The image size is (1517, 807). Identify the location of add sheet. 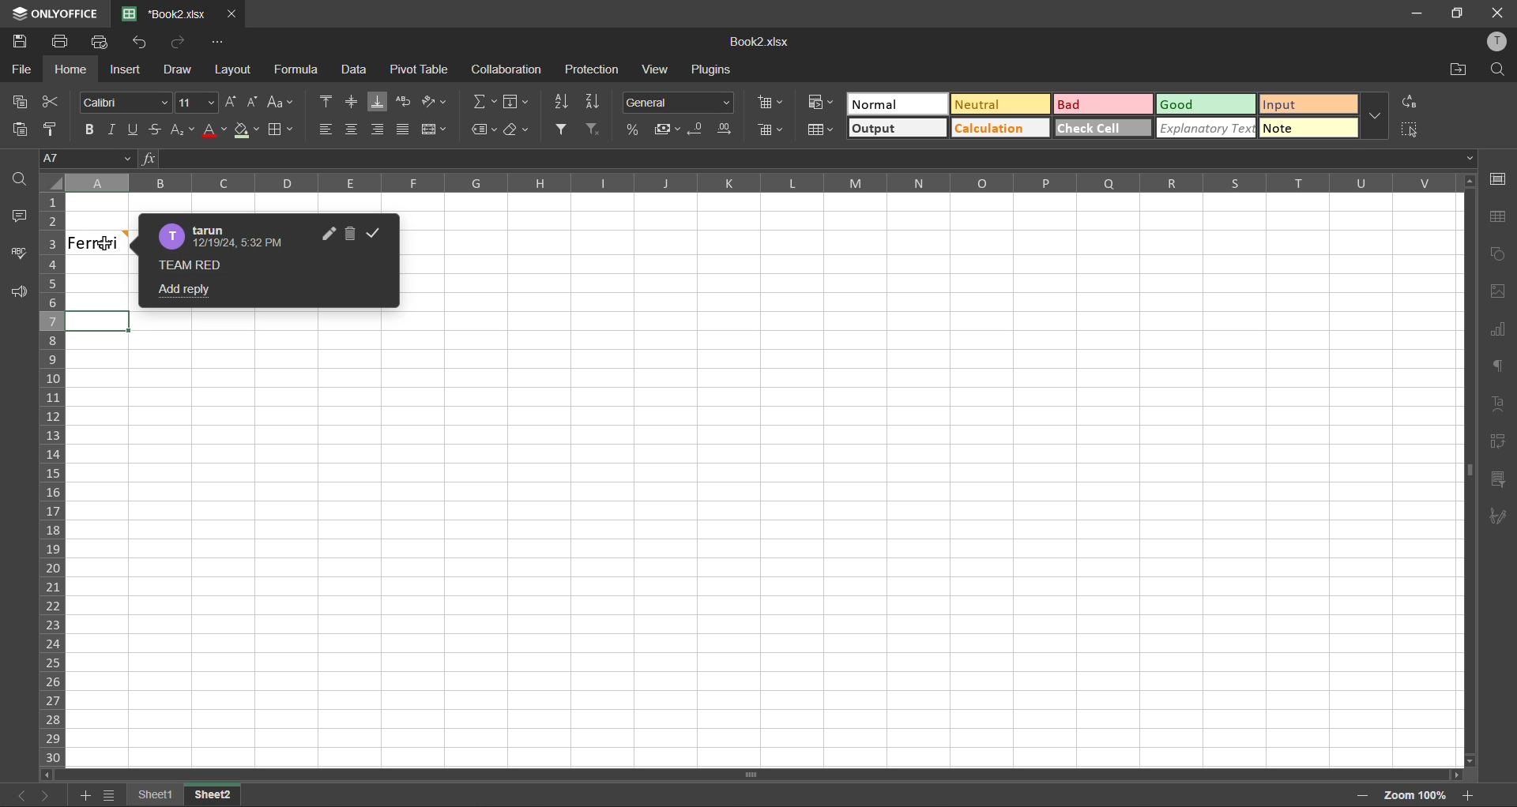
(86, 794).